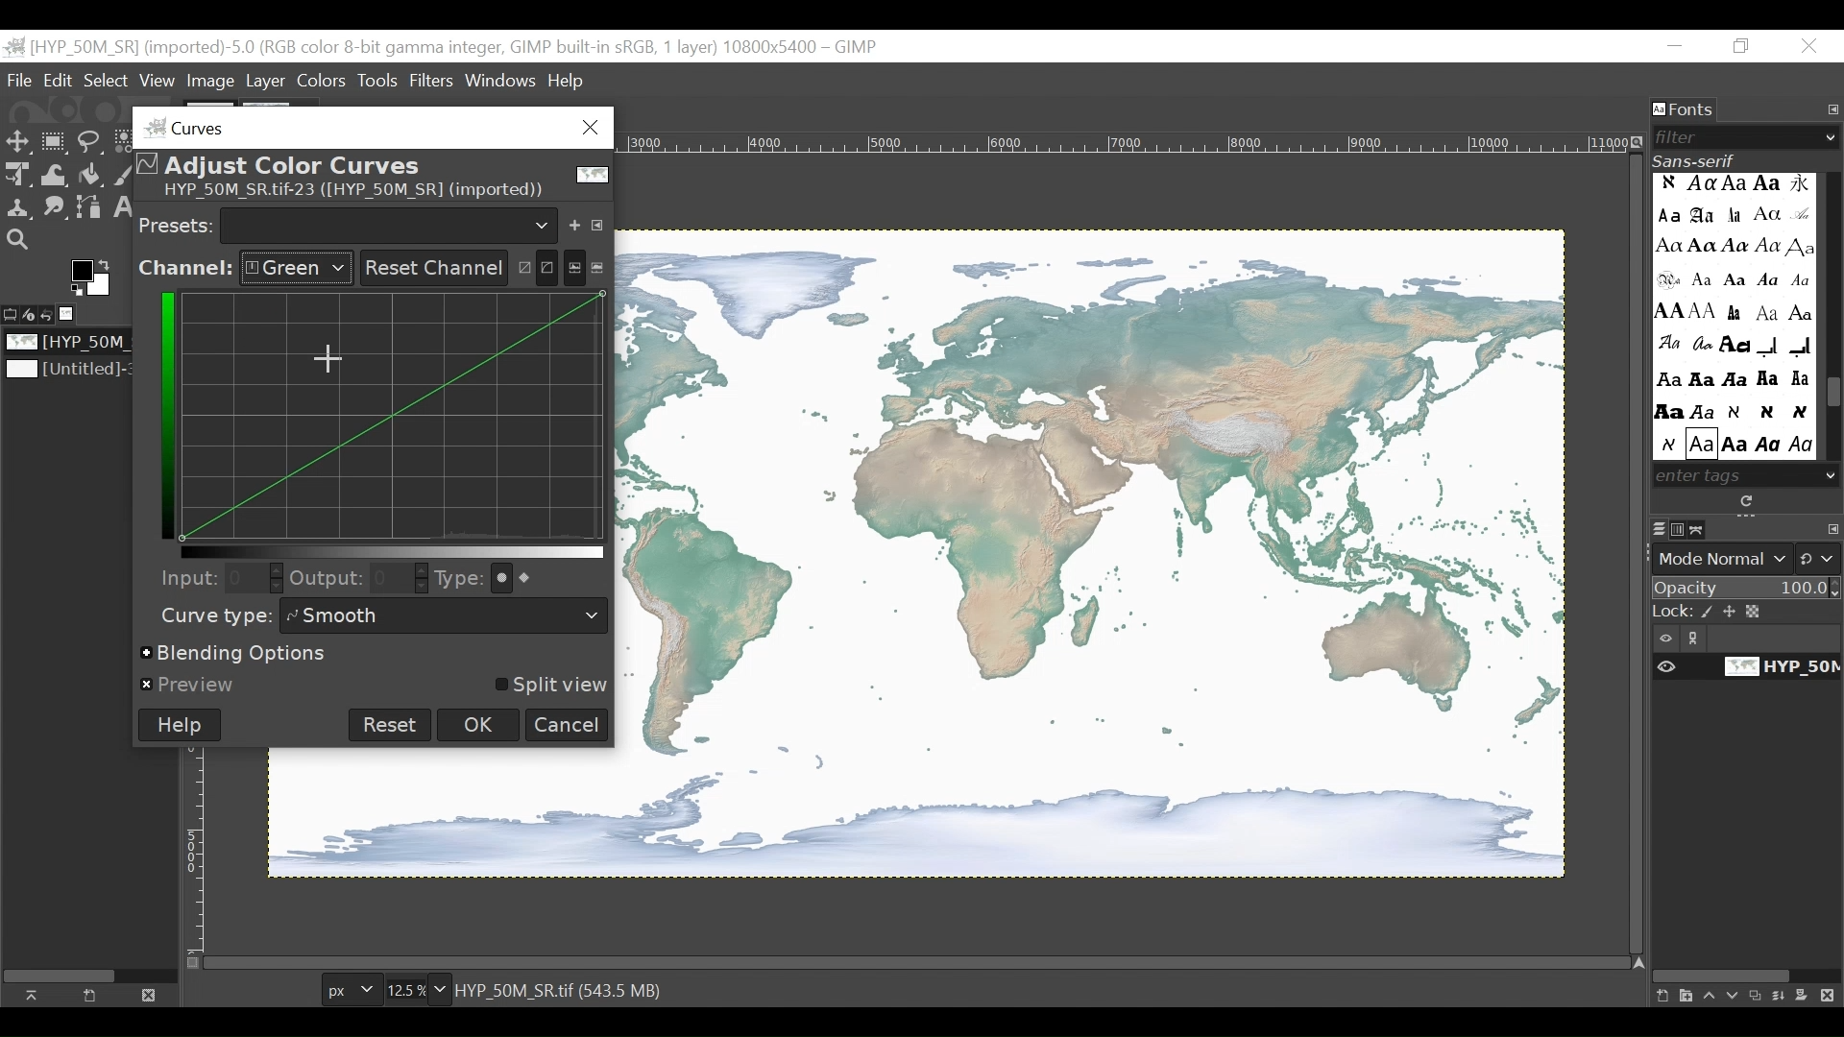  What do you see at coordinates (88, 177) in the screenshot?
I see `Fill` at bounding box center [88, 177].